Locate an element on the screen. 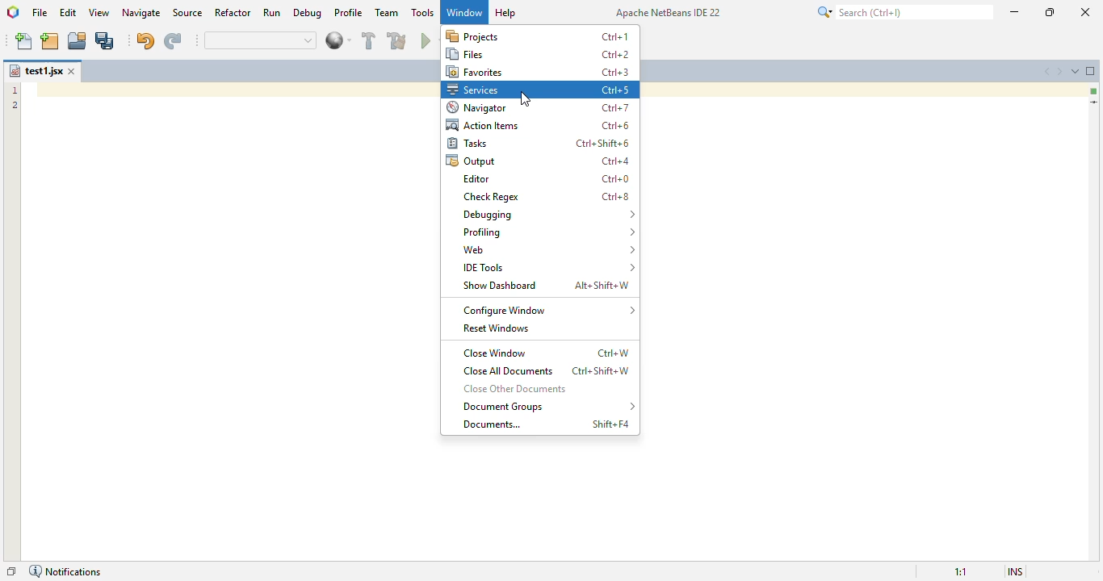 This screenshot has width=1103, height=581. output is located at coordinates (471, 161).